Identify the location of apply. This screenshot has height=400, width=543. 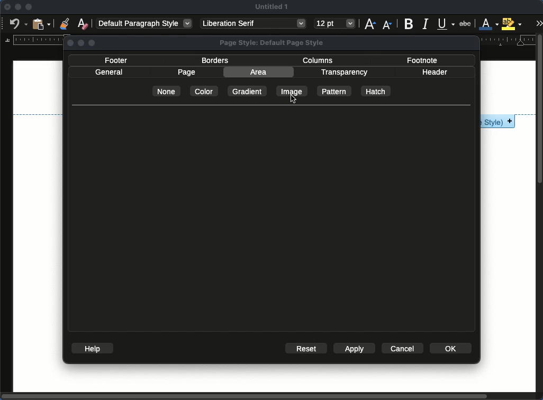
(356, 348).